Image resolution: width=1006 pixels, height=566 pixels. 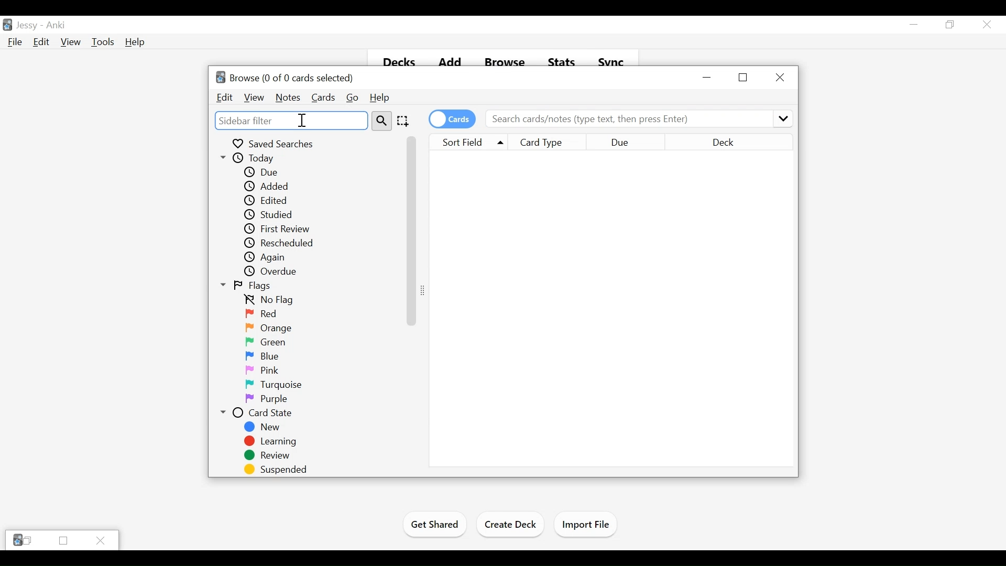 I want to click on Import Files, so click(x=586, y=525).